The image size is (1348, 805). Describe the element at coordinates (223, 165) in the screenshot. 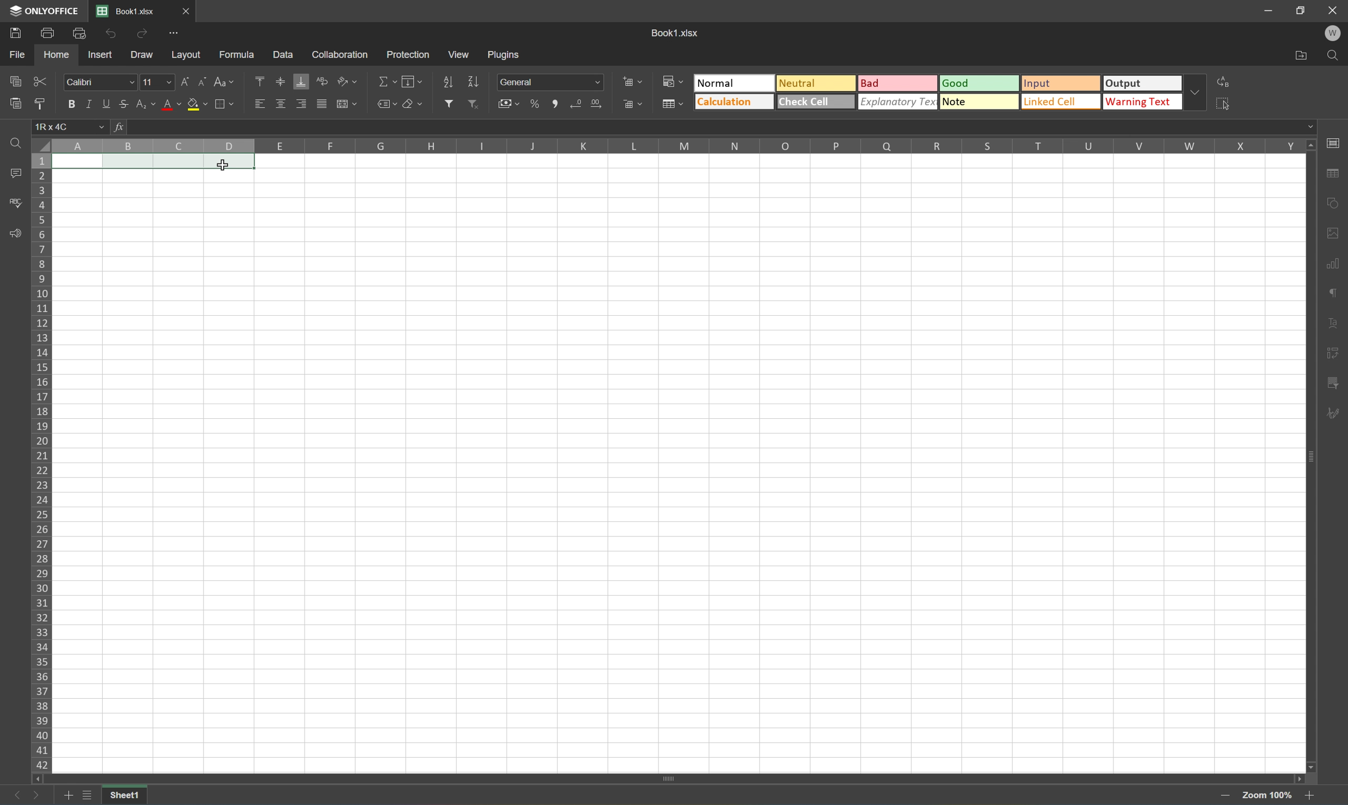

I see `Cursor` at that location.